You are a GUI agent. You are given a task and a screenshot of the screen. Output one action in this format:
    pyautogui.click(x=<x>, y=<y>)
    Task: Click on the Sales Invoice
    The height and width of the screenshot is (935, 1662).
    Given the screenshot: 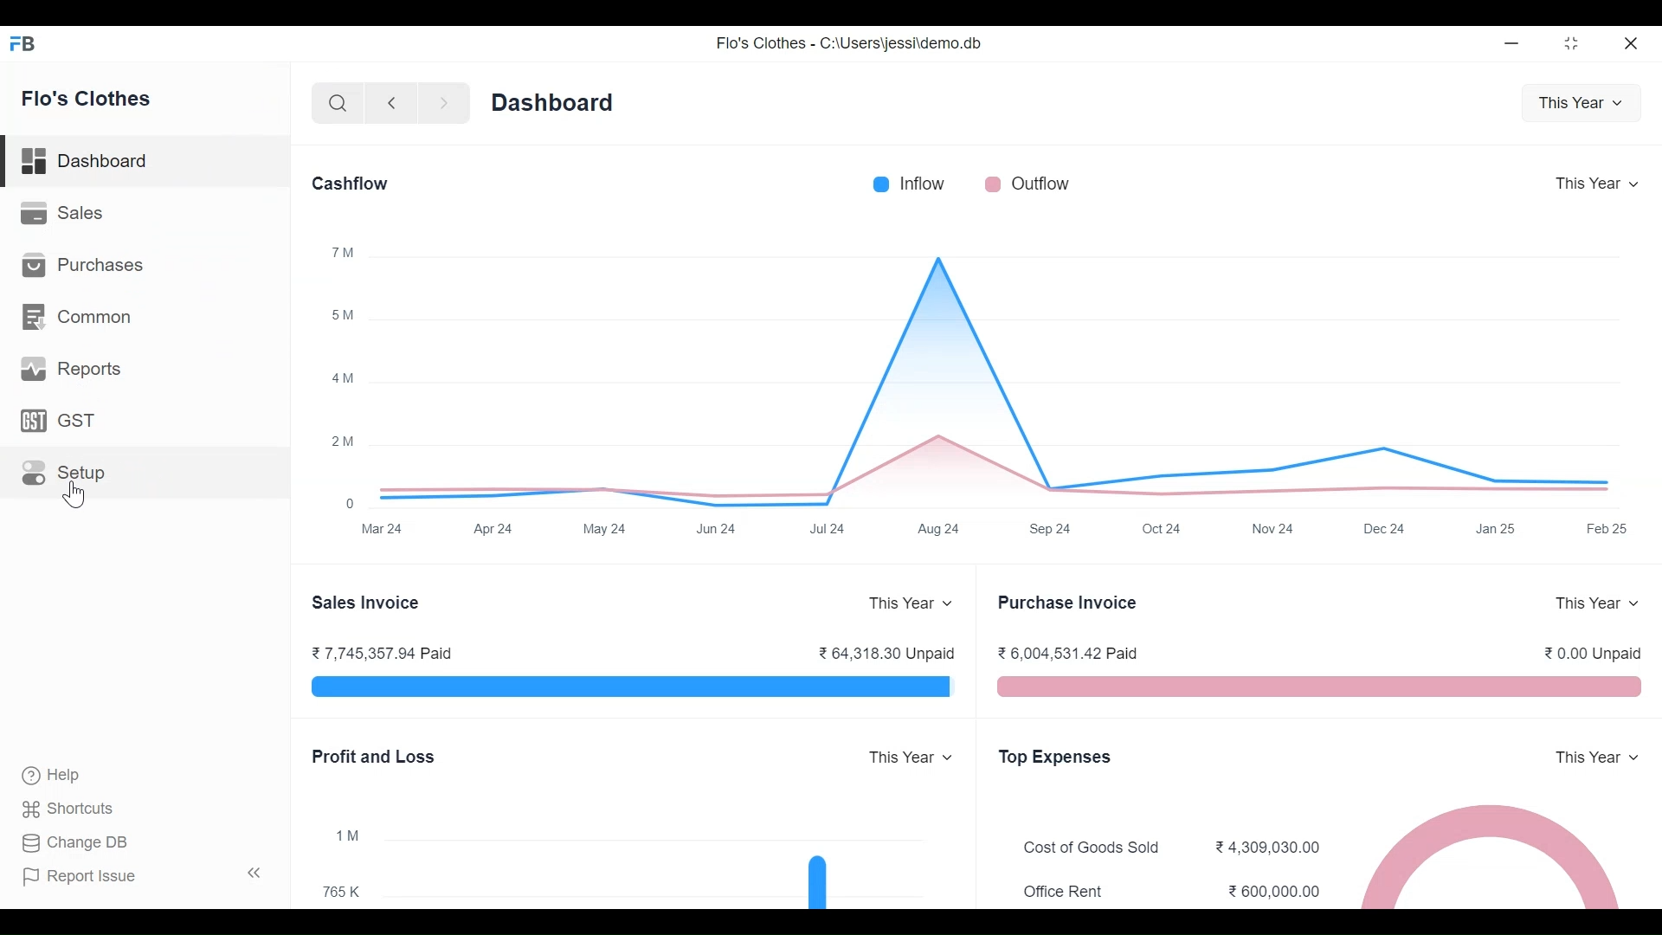 What is the action you would take?
    pyautogui.click(x=365, y=603)
    